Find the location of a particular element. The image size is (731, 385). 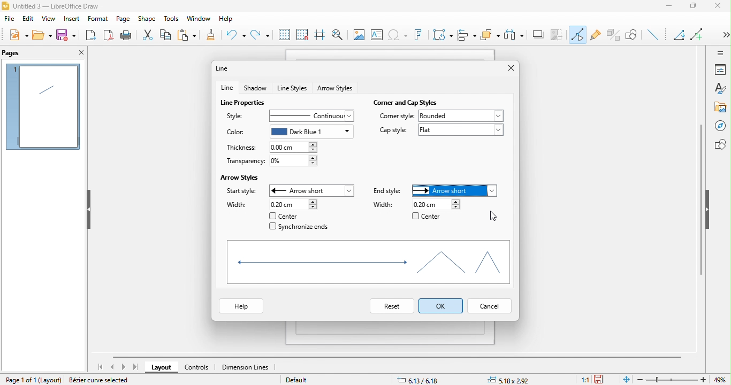

edit is located at coordinates (28, 20).